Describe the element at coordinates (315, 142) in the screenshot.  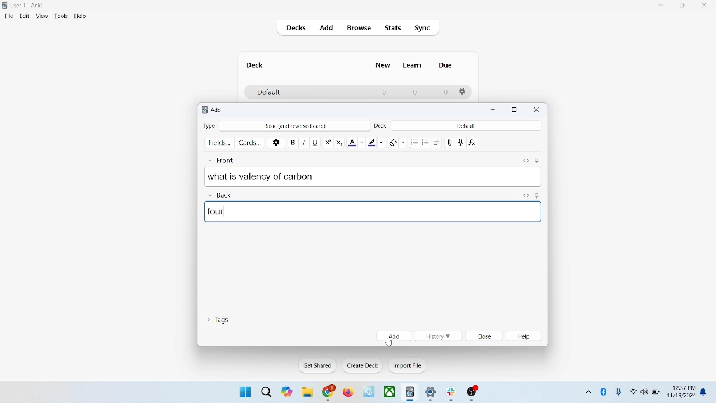
I see `underline` at that location.